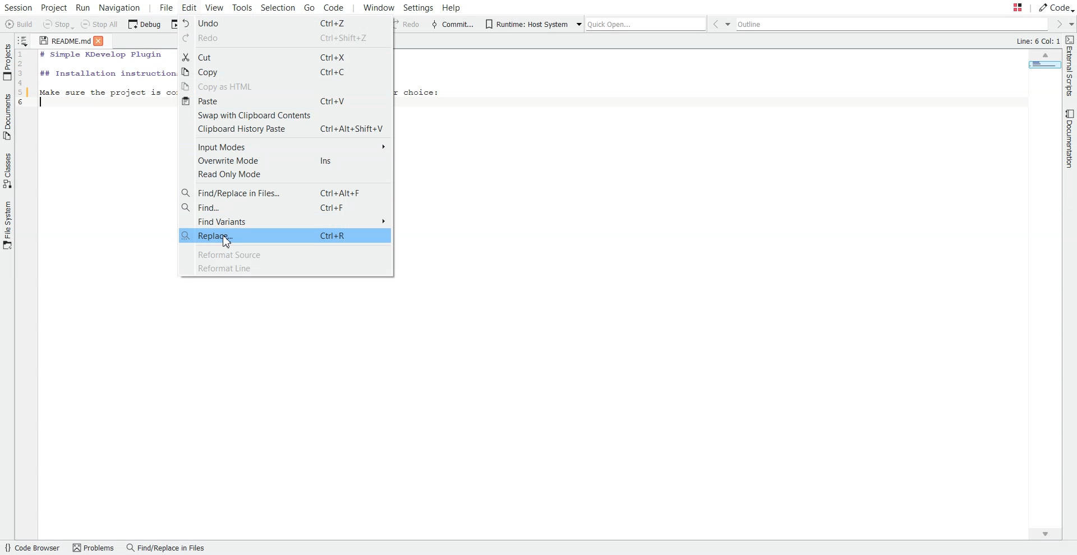 This screenshot has height=555, width=1077. What do you see at coordinates (100, 41) in the screenshot?
I see `Close` at bounding box center [100, 41].